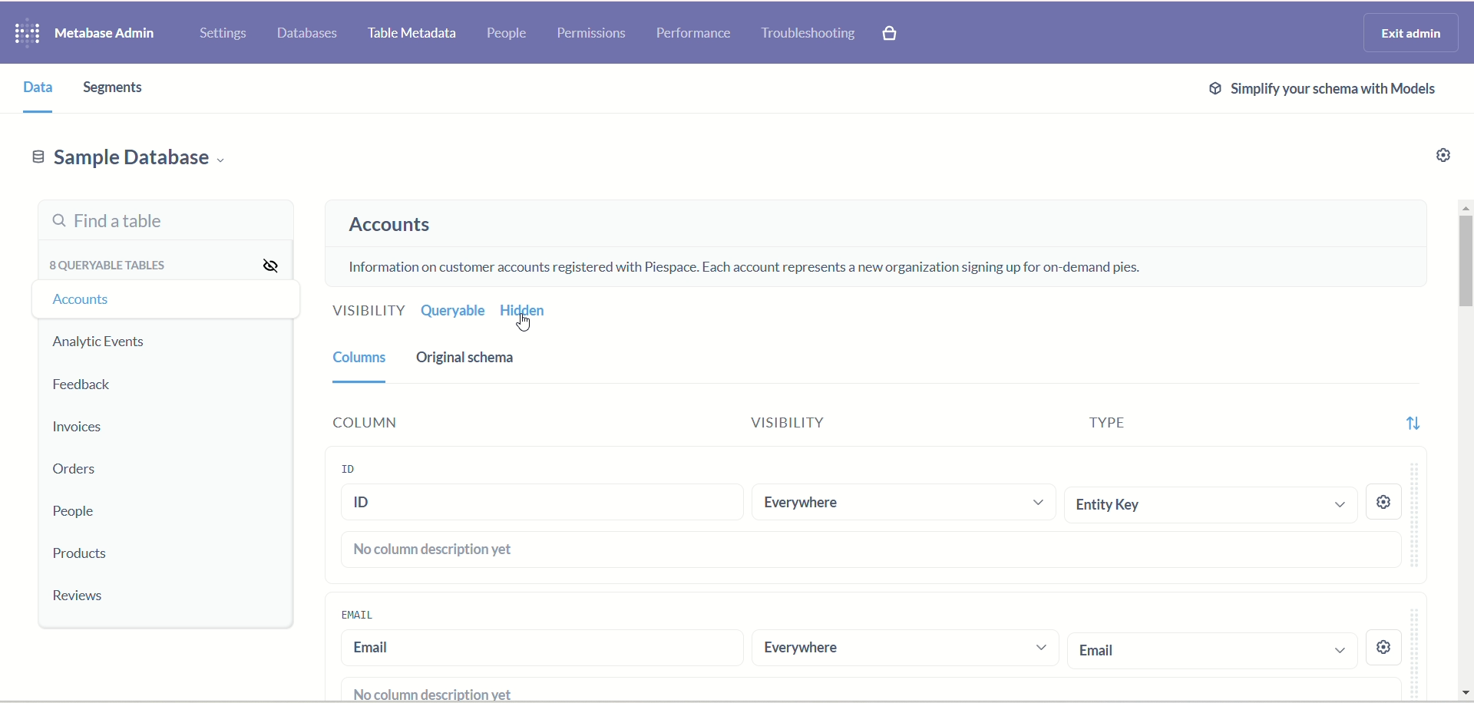 This screenshot has height=703, width=1474. What do you see at coordinates (109, 89) in the screenshot?
I see `segments` at bounding box center [109, 89].